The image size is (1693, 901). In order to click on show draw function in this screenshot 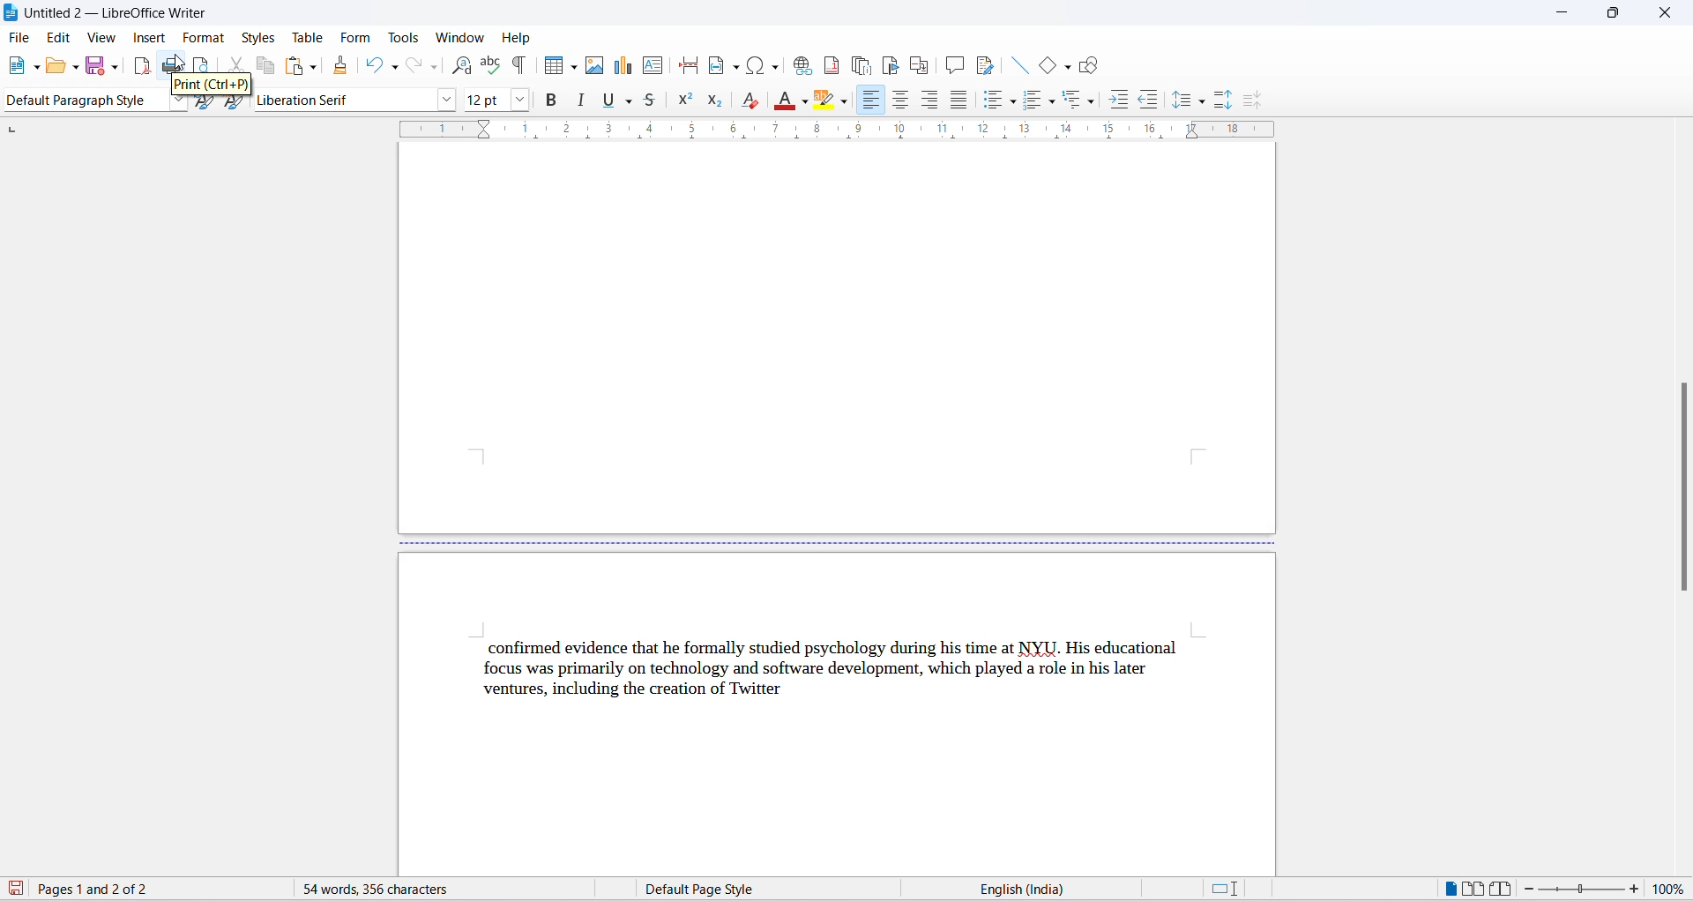, I will do `click(1089, 68)`.